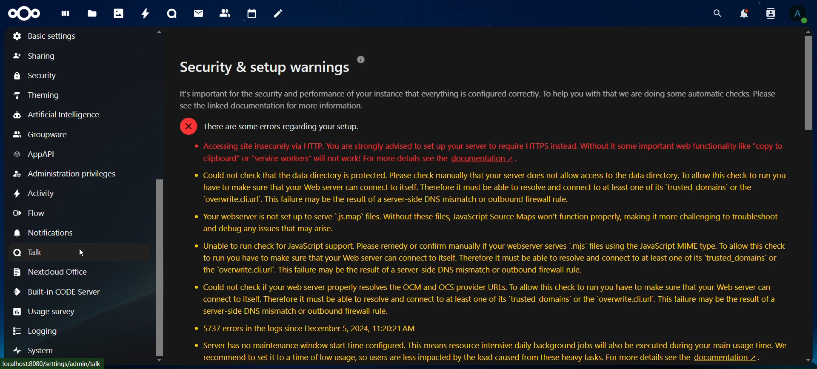 The height and width of the screenshot is (369, 817). Describe the element at coordinates (55, 272) in the screenshot. I see `nextcloud office` at that location.